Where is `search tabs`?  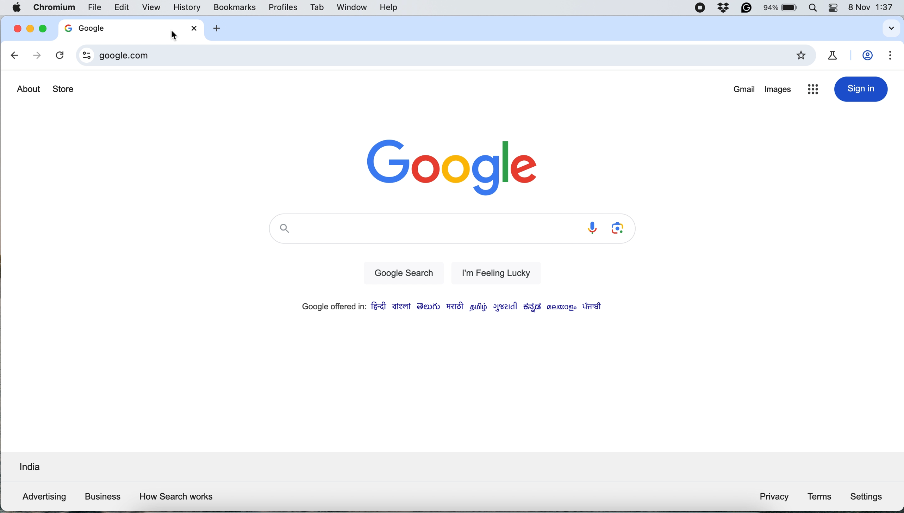 search tabs is located at coordinates (890, 29).